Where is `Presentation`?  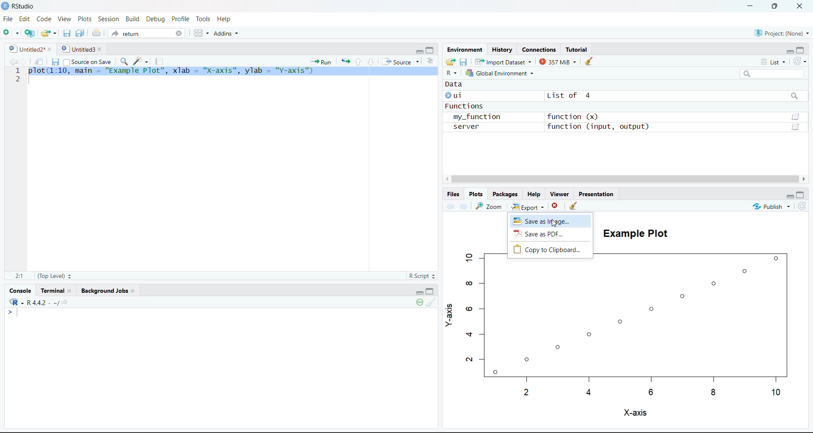 Presentation is located at coordinates (595, 193).